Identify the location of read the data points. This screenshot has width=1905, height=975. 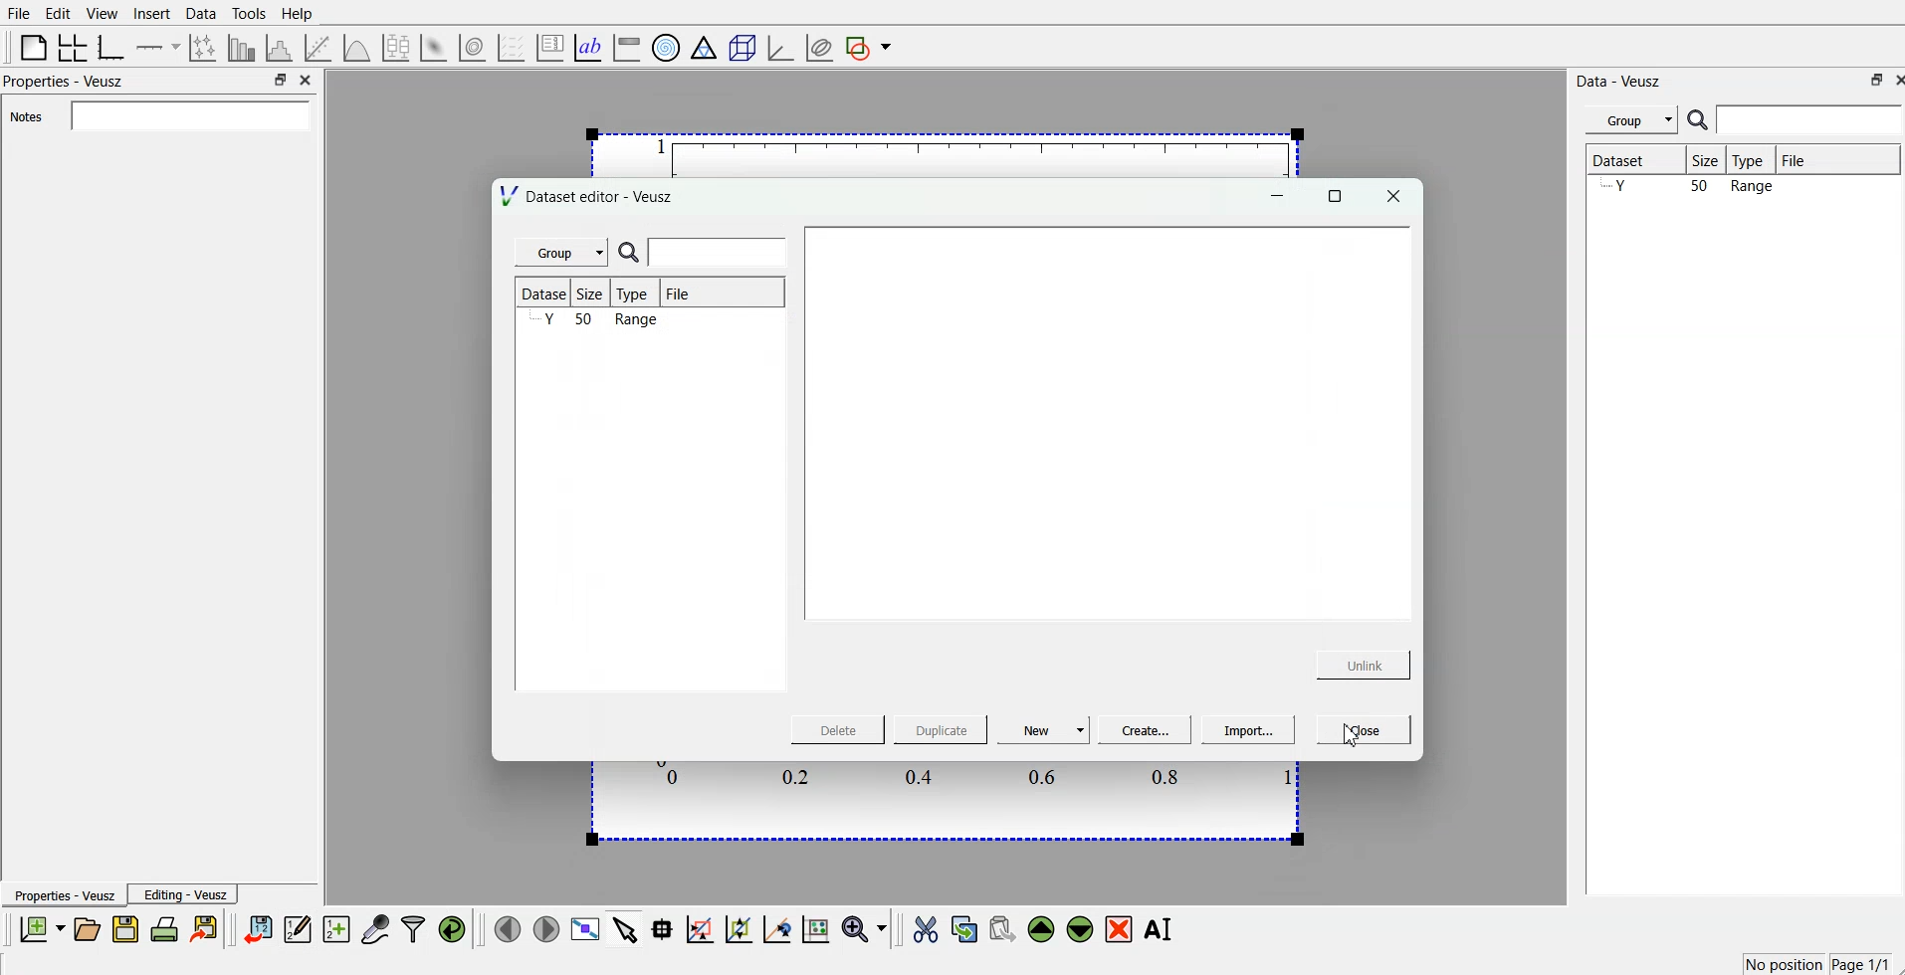
(666, 931).